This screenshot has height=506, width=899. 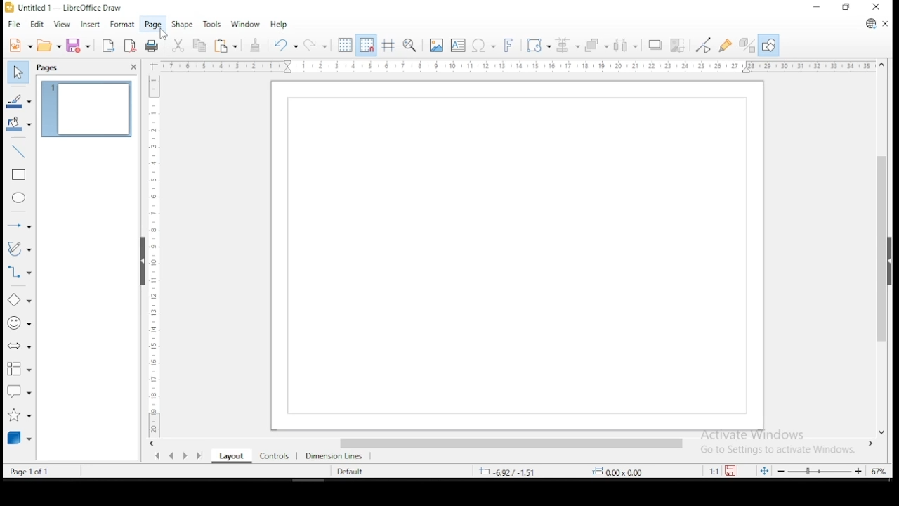 I want to click on first page, so click(x=157, y=456).